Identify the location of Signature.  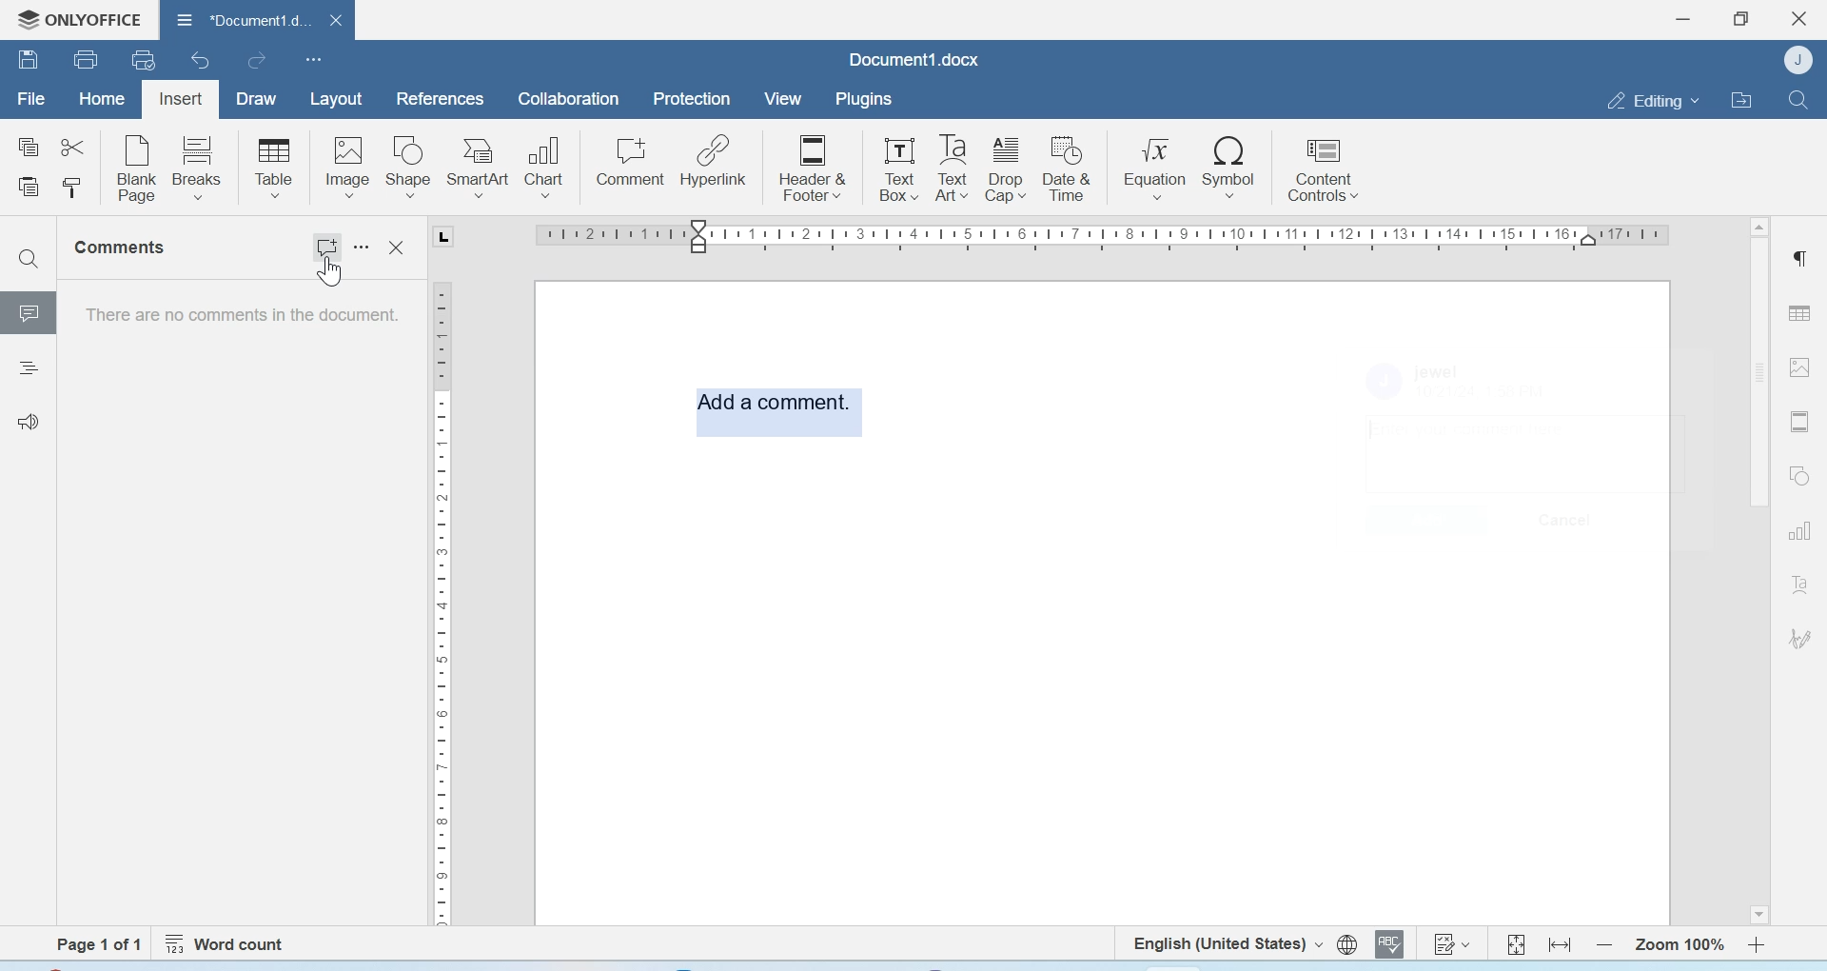
(1801, 639).